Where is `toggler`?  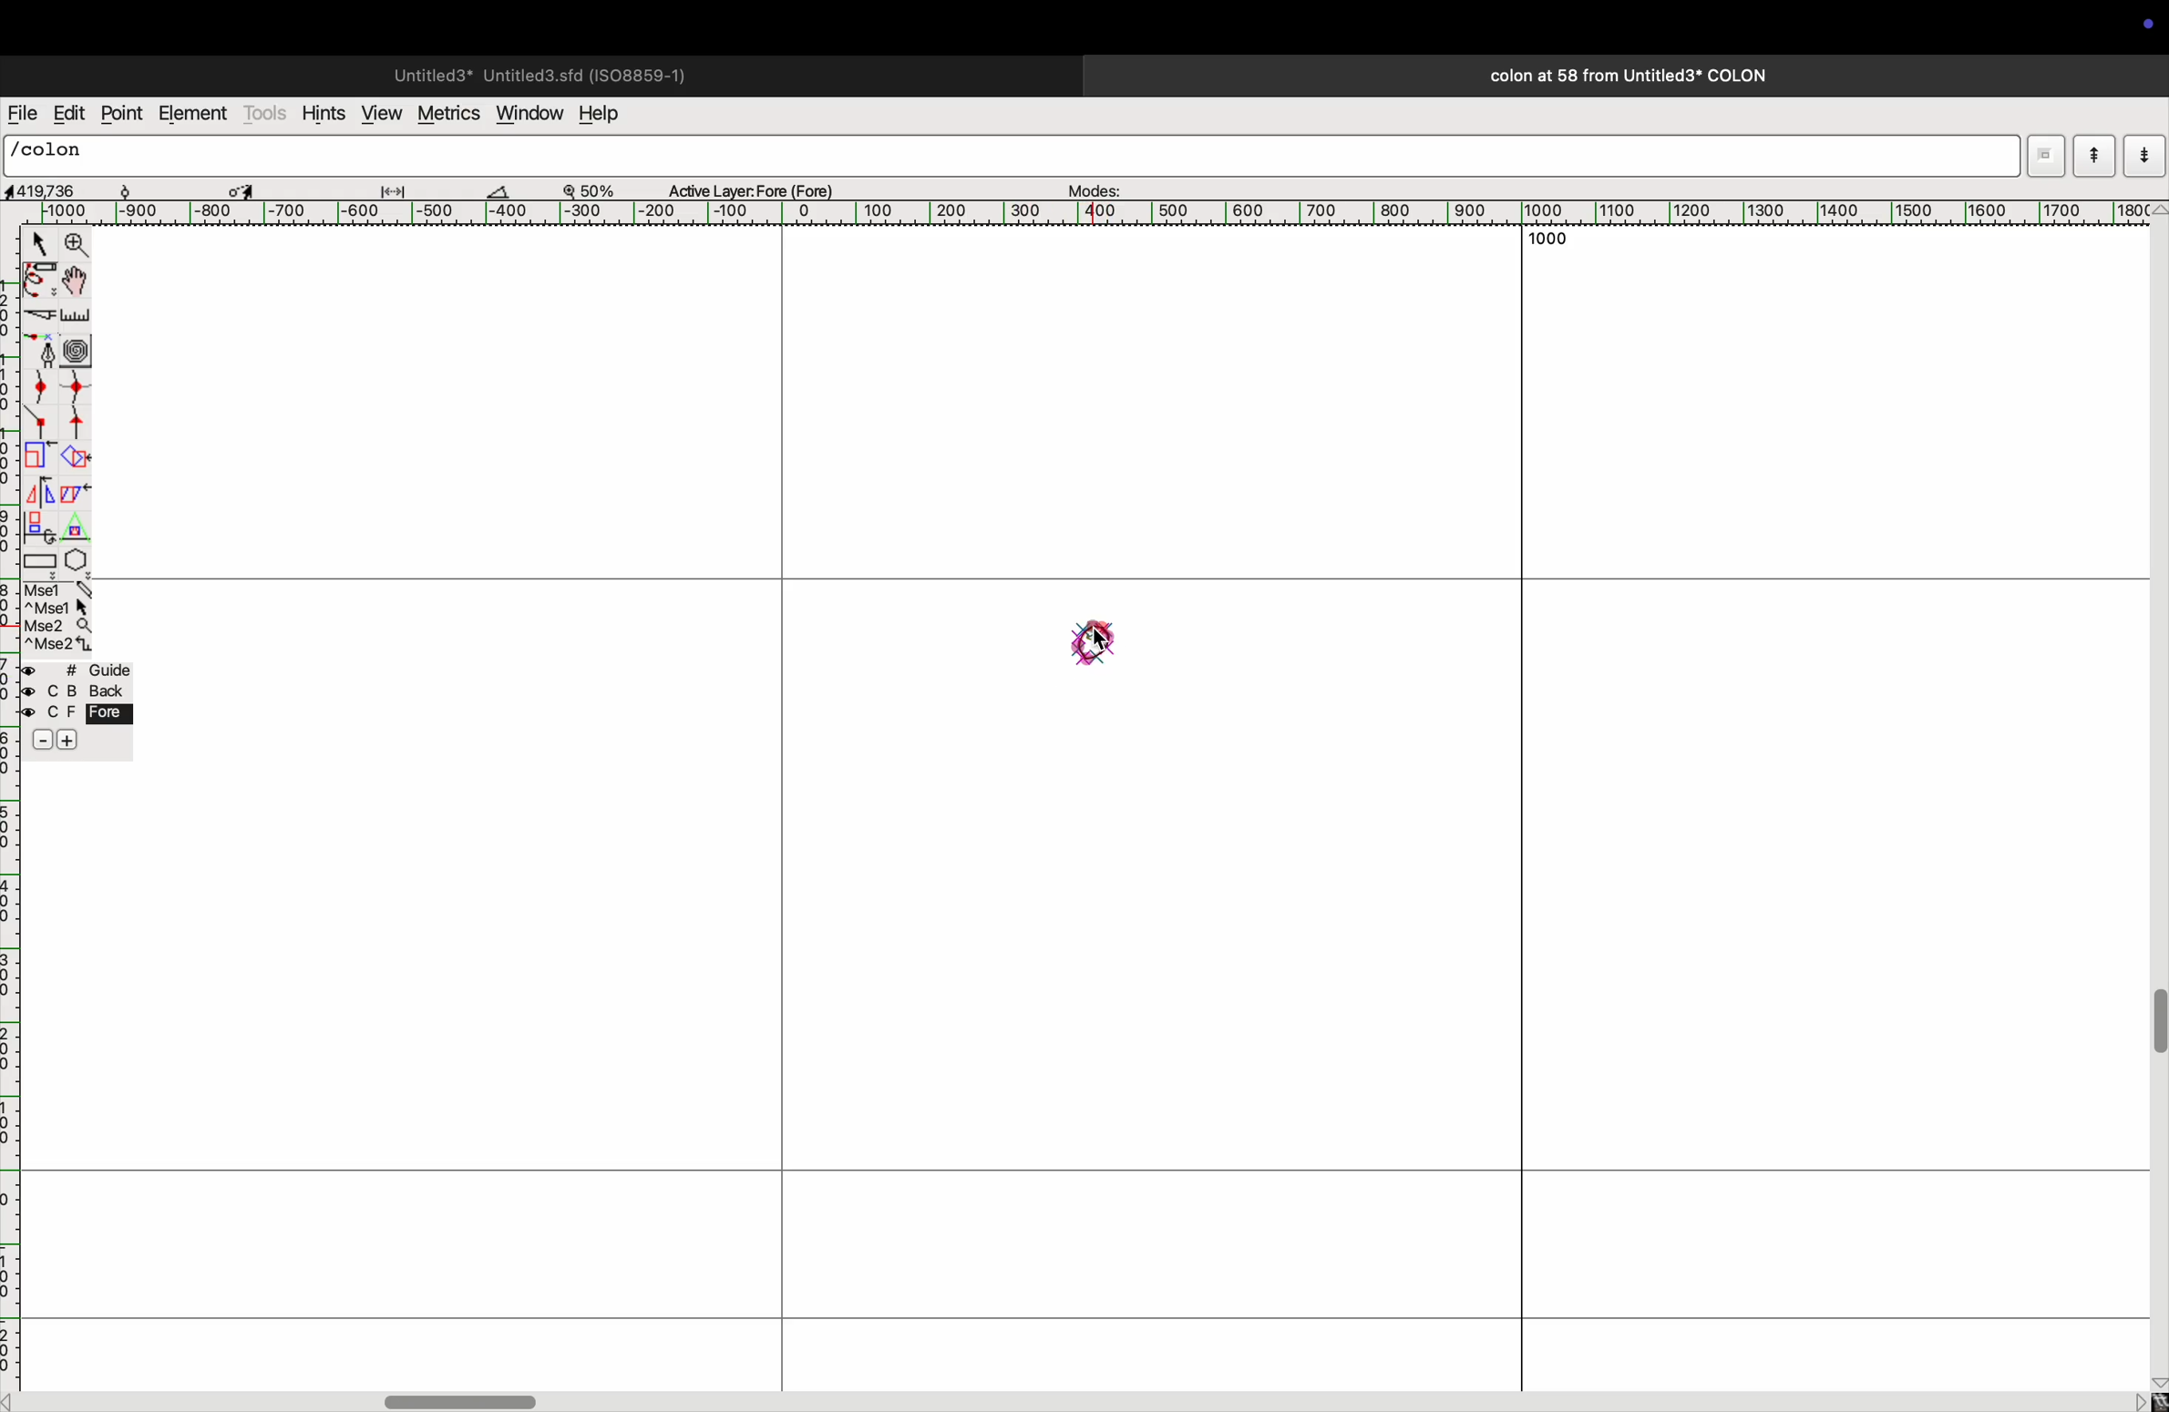
toggler is located at coordinates (460, 1401).